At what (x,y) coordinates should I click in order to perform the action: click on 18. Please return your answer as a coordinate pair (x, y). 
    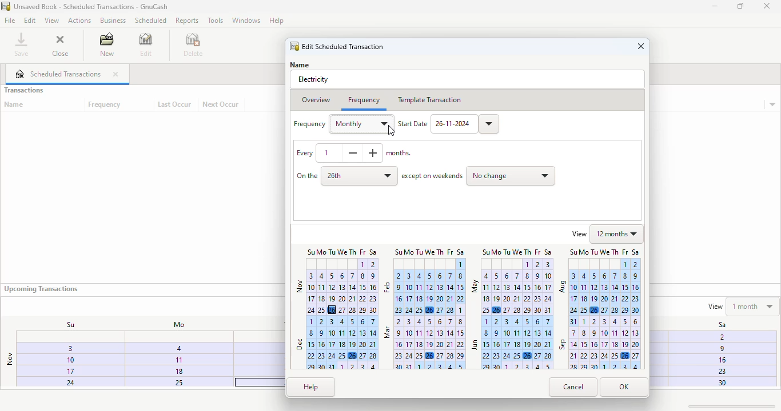
    Looking at the image, I should click on (179, 370).